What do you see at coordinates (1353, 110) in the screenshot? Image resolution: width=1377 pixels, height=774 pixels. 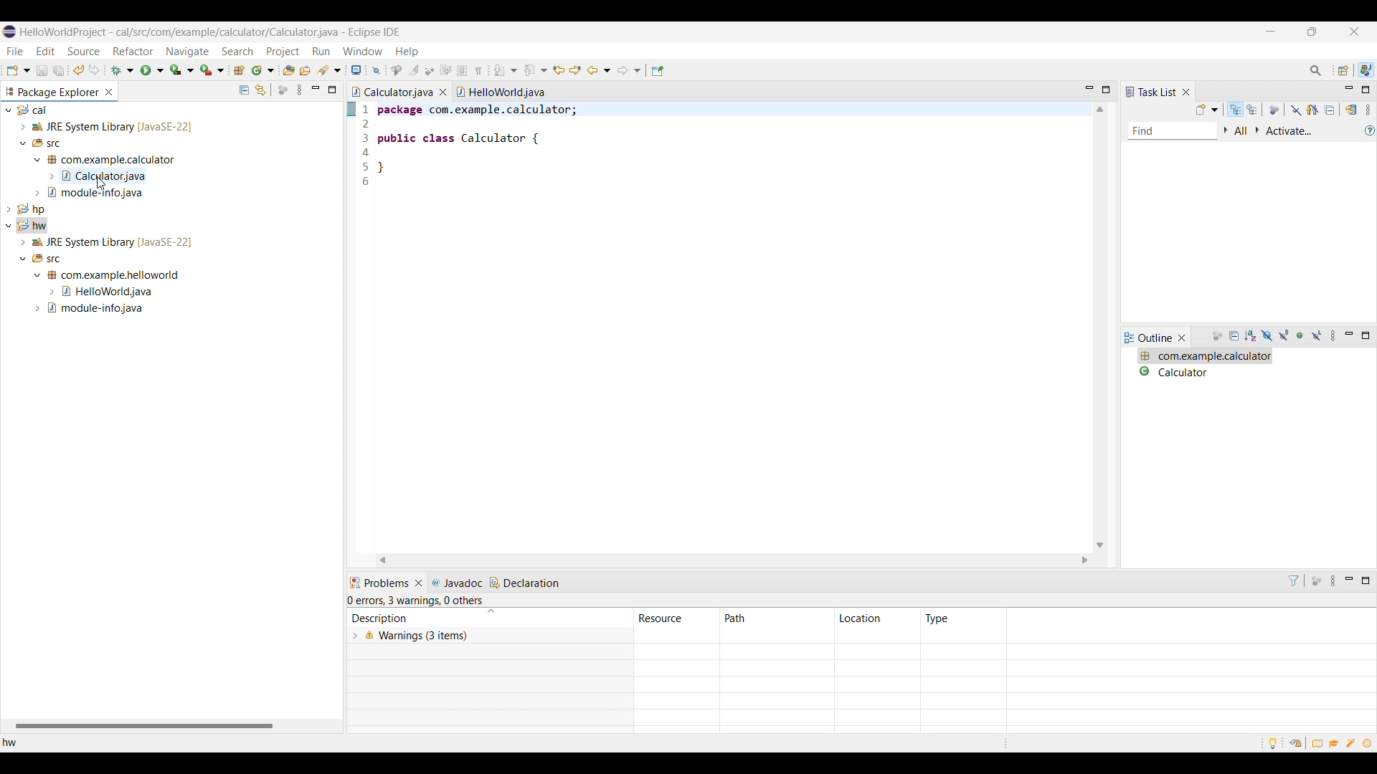 I see `Synchronize changed` at bounding box center [1353, 110].